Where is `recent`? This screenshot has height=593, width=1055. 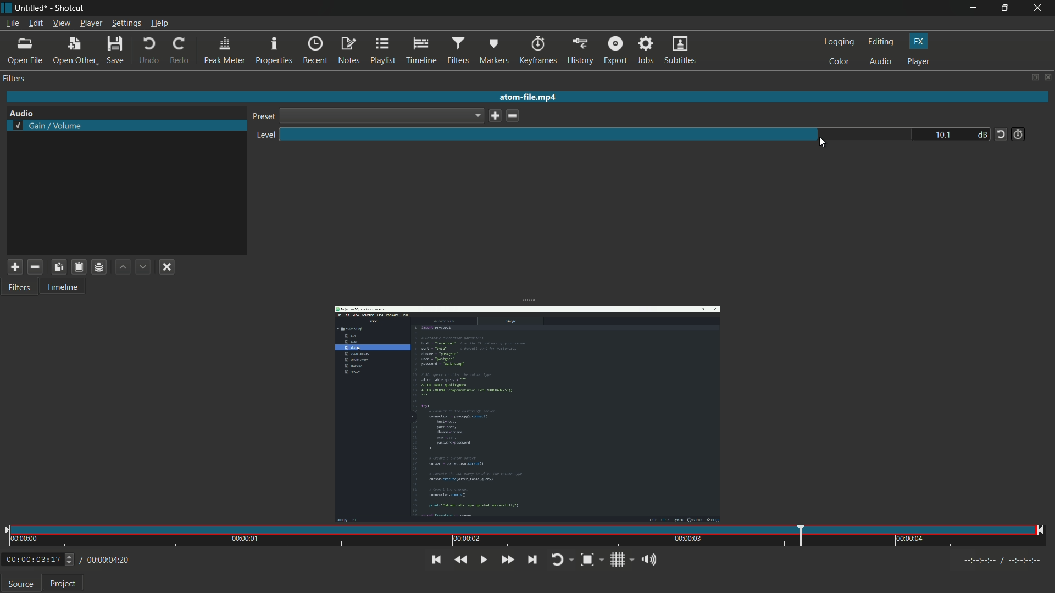
recent is located at coordinates (315, 51).